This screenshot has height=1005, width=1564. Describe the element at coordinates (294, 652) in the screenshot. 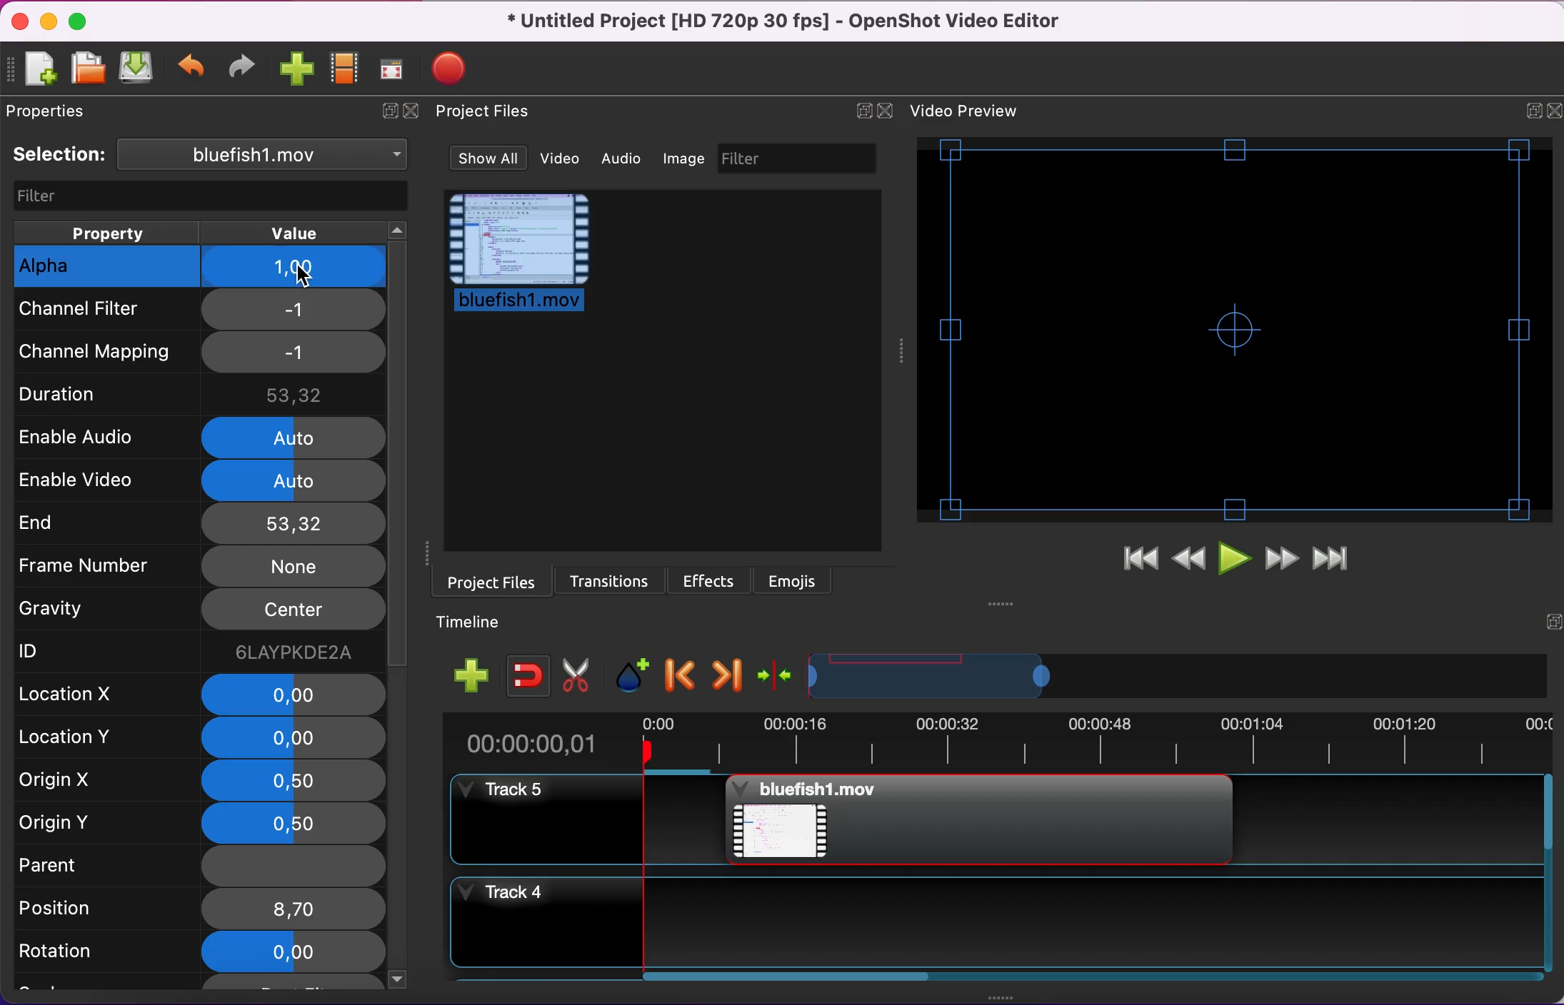

I see `6laypkde2a` at that location.